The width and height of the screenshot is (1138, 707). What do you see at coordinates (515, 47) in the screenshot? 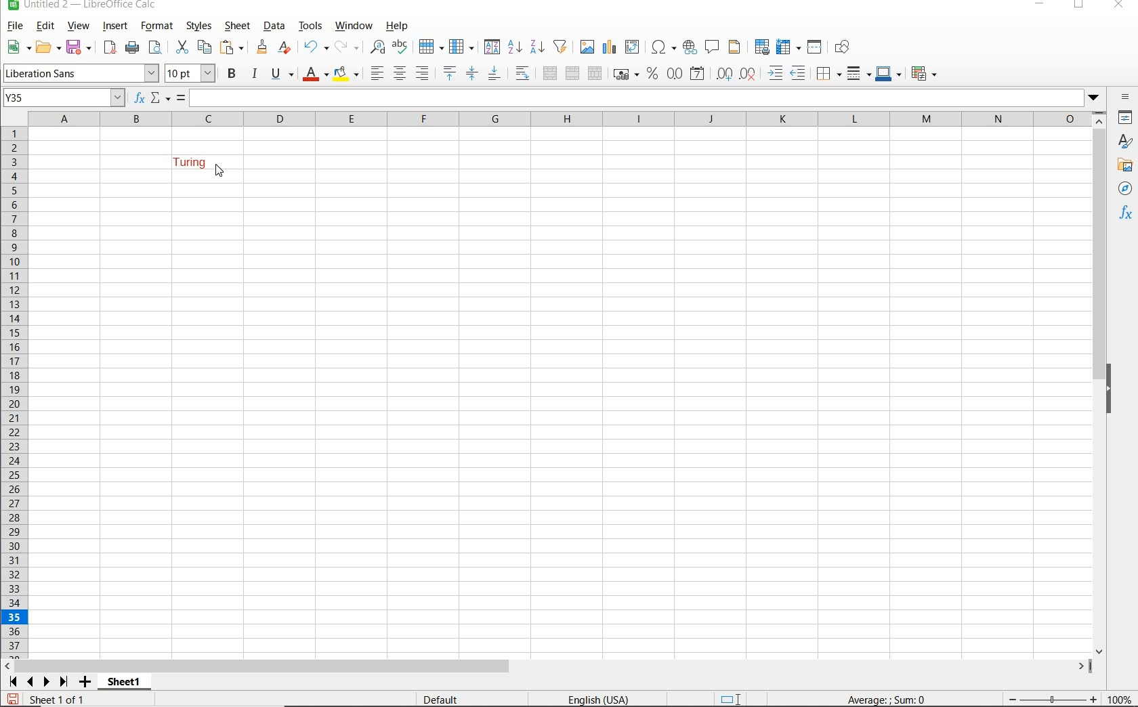
I see `SORT ASCENDING` at bounding box center [515, 47].